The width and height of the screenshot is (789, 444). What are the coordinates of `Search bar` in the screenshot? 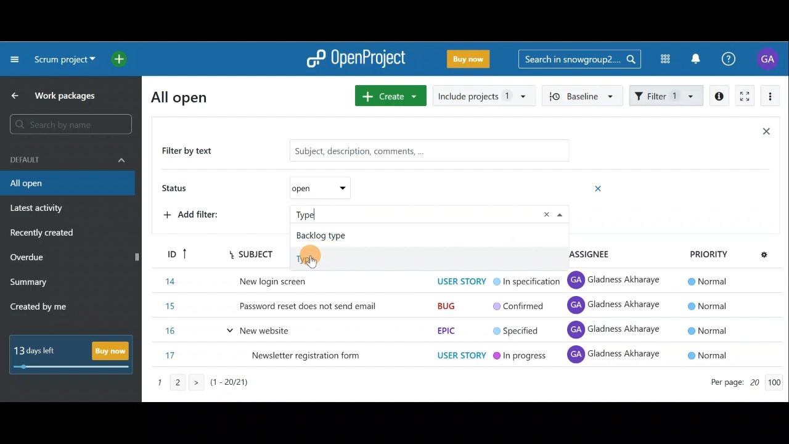 It's located at (579, 58).